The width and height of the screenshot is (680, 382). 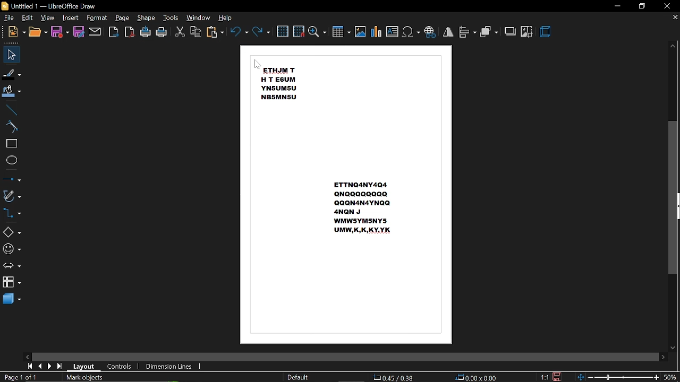 I want to click on align, so click(x=467, y=32).